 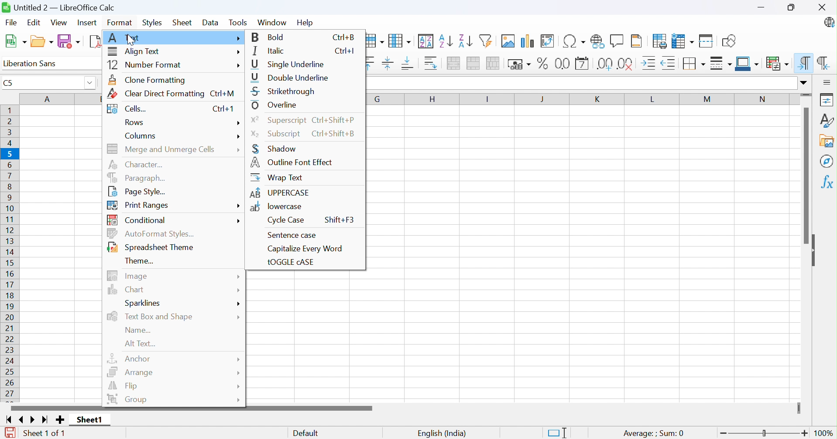 I want to click on Scroll to previous sheet, so click(x=24, y=420).